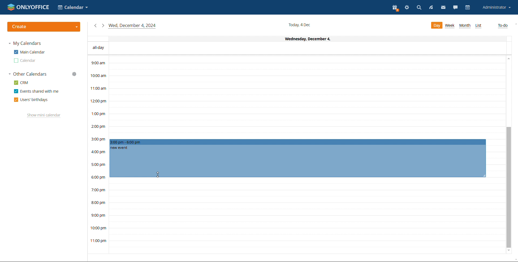 The image size is (518, 262). Describe the element at coordinates (456, 7) in the screenshot. I see `chat` at that location.